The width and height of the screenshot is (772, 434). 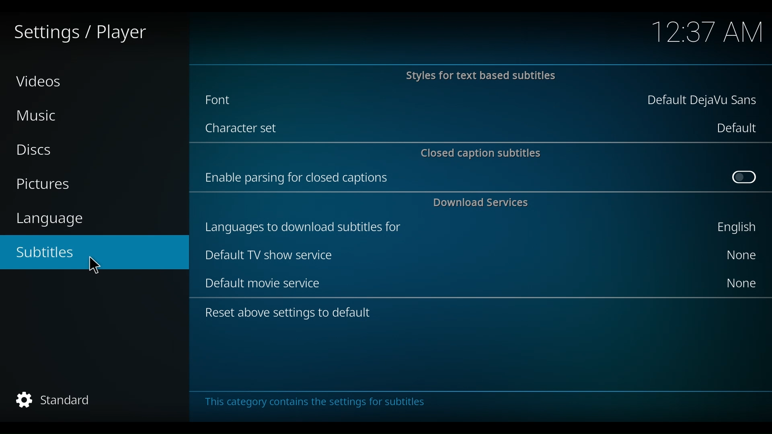 I want to click on languages to download subtitles for, so click(x=307, y=225).